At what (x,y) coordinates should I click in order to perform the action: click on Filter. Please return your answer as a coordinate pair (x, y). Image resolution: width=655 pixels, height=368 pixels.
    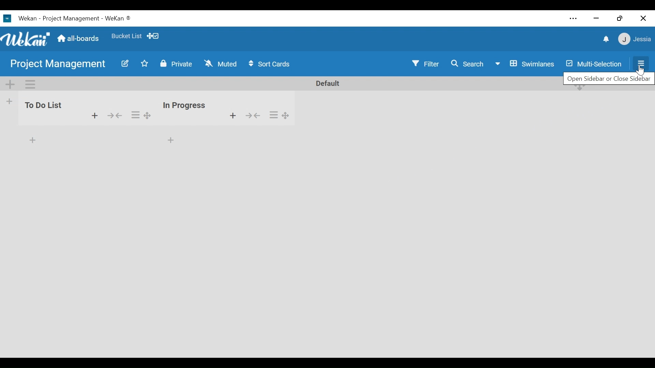
    Looking at the image, I should click on (425, 64).